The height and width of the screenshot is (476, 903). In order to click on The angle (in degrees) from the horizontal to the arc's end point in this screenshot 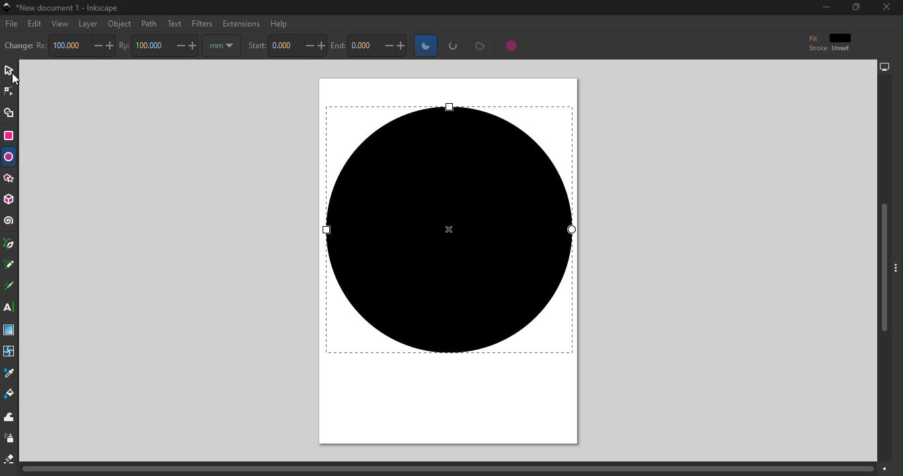, I will do `click(378, 46)`.